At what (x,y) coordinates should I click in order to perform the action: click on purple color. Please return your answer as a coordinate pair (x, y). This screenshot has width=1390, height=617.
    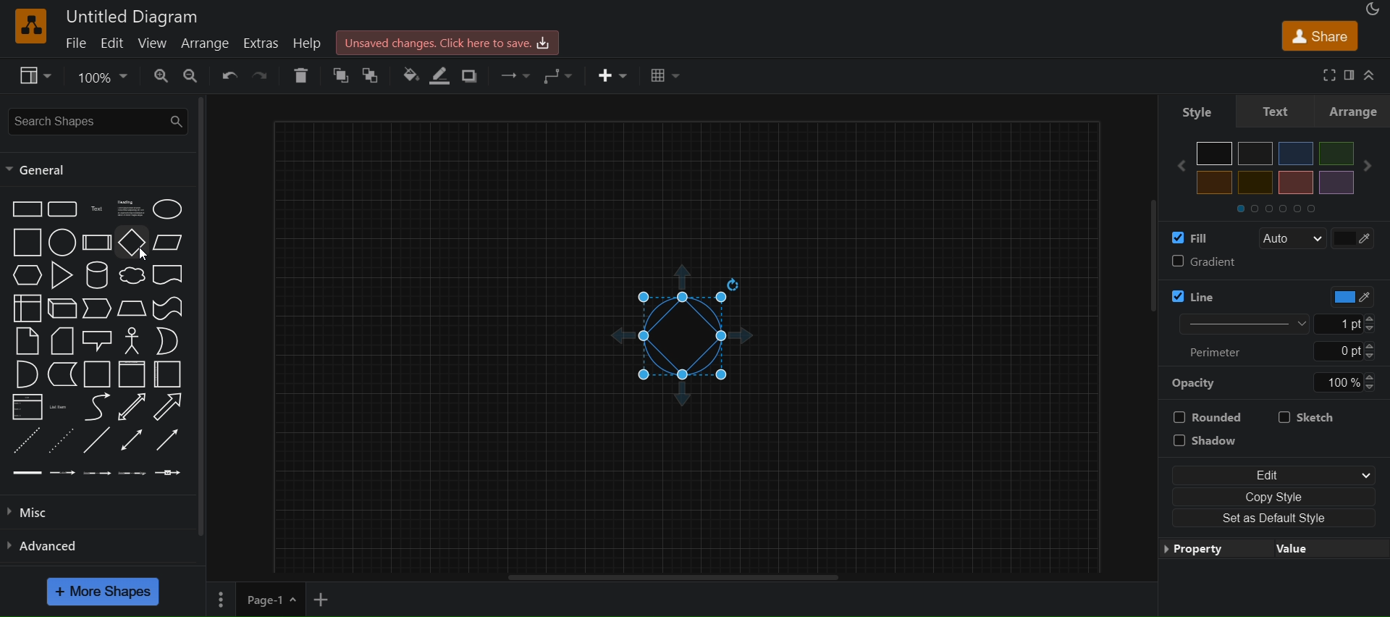
    Looking at the image, I should click on (1335, 182).